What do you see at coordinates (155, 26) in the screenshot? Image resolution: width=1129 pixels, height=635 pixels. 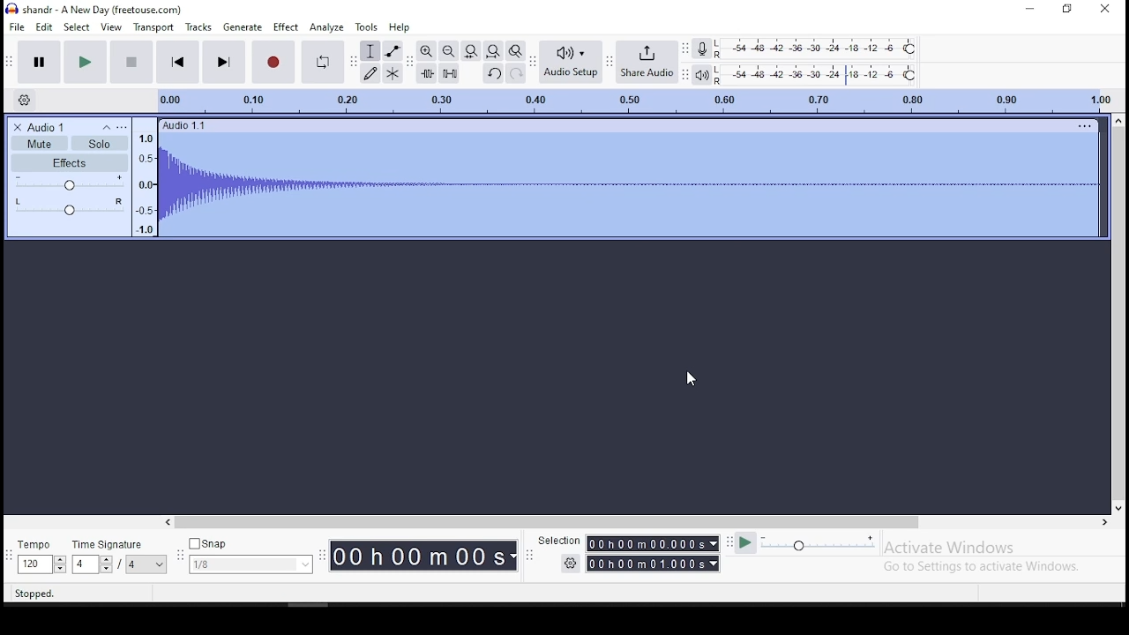 I see `transport` at bounding box center [155, 26].